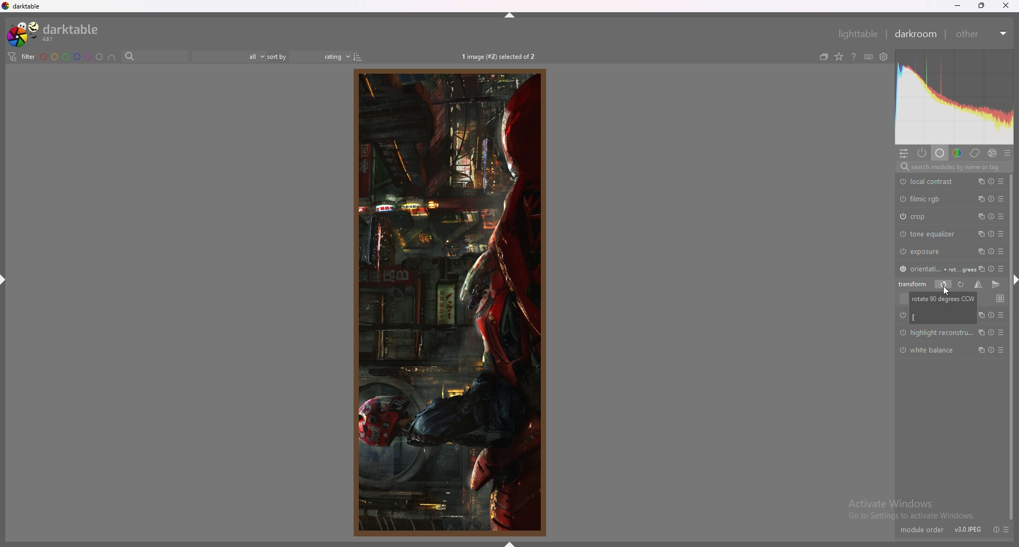 This screenshot has height=547, width=1019. What do you see at coordinates (979, 251) in the screenshot?
I see `multiple instances action` at bounding box center [979, 251].